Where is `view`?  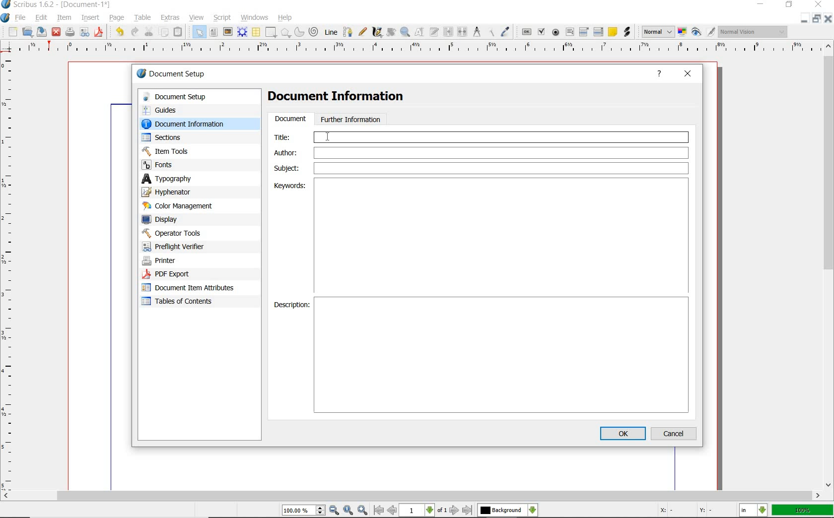
view is located at coordinates (196, 17).